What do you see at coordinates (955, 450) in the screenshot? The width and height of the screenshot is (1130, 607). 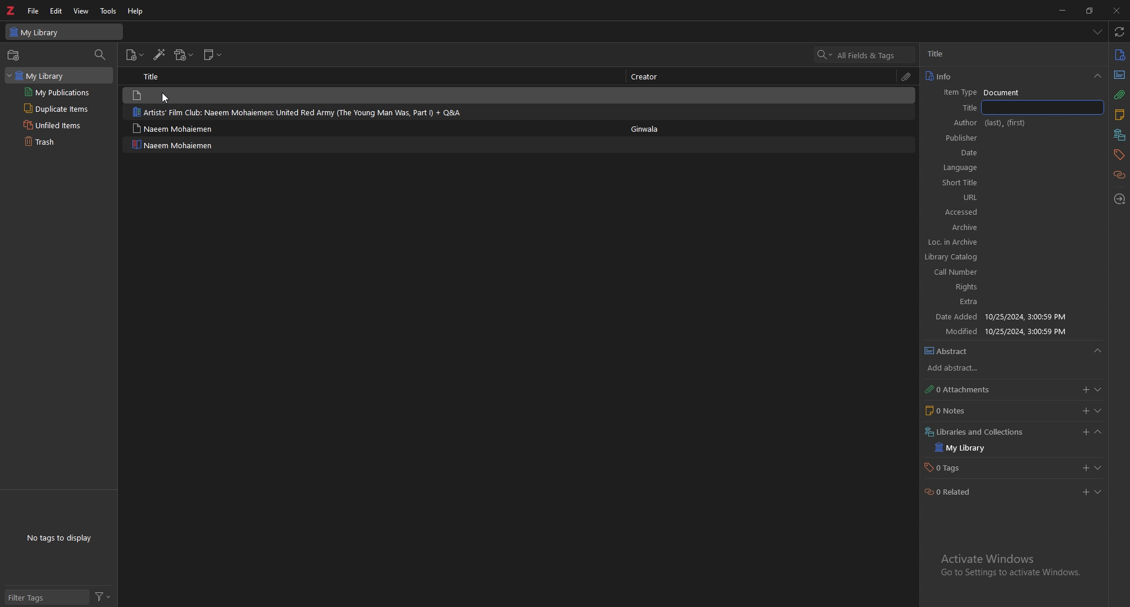 I see `date added` at bounding box center [955, 450].